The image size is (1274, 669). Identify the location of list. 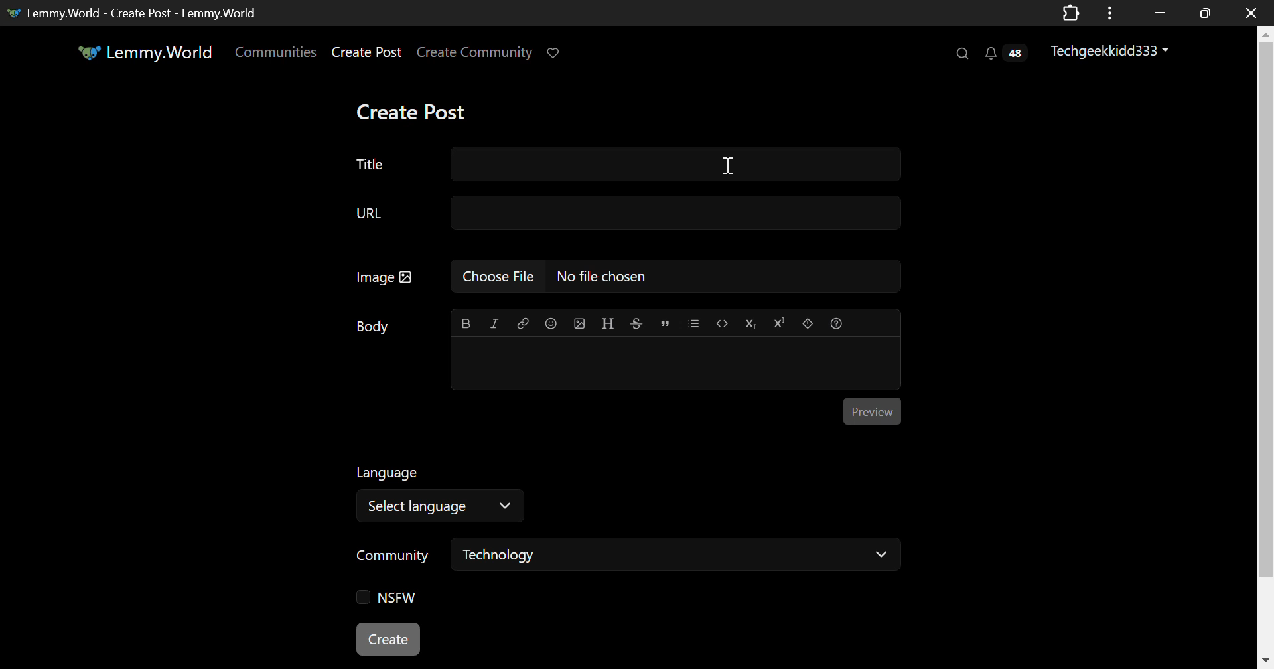
(694, 322).